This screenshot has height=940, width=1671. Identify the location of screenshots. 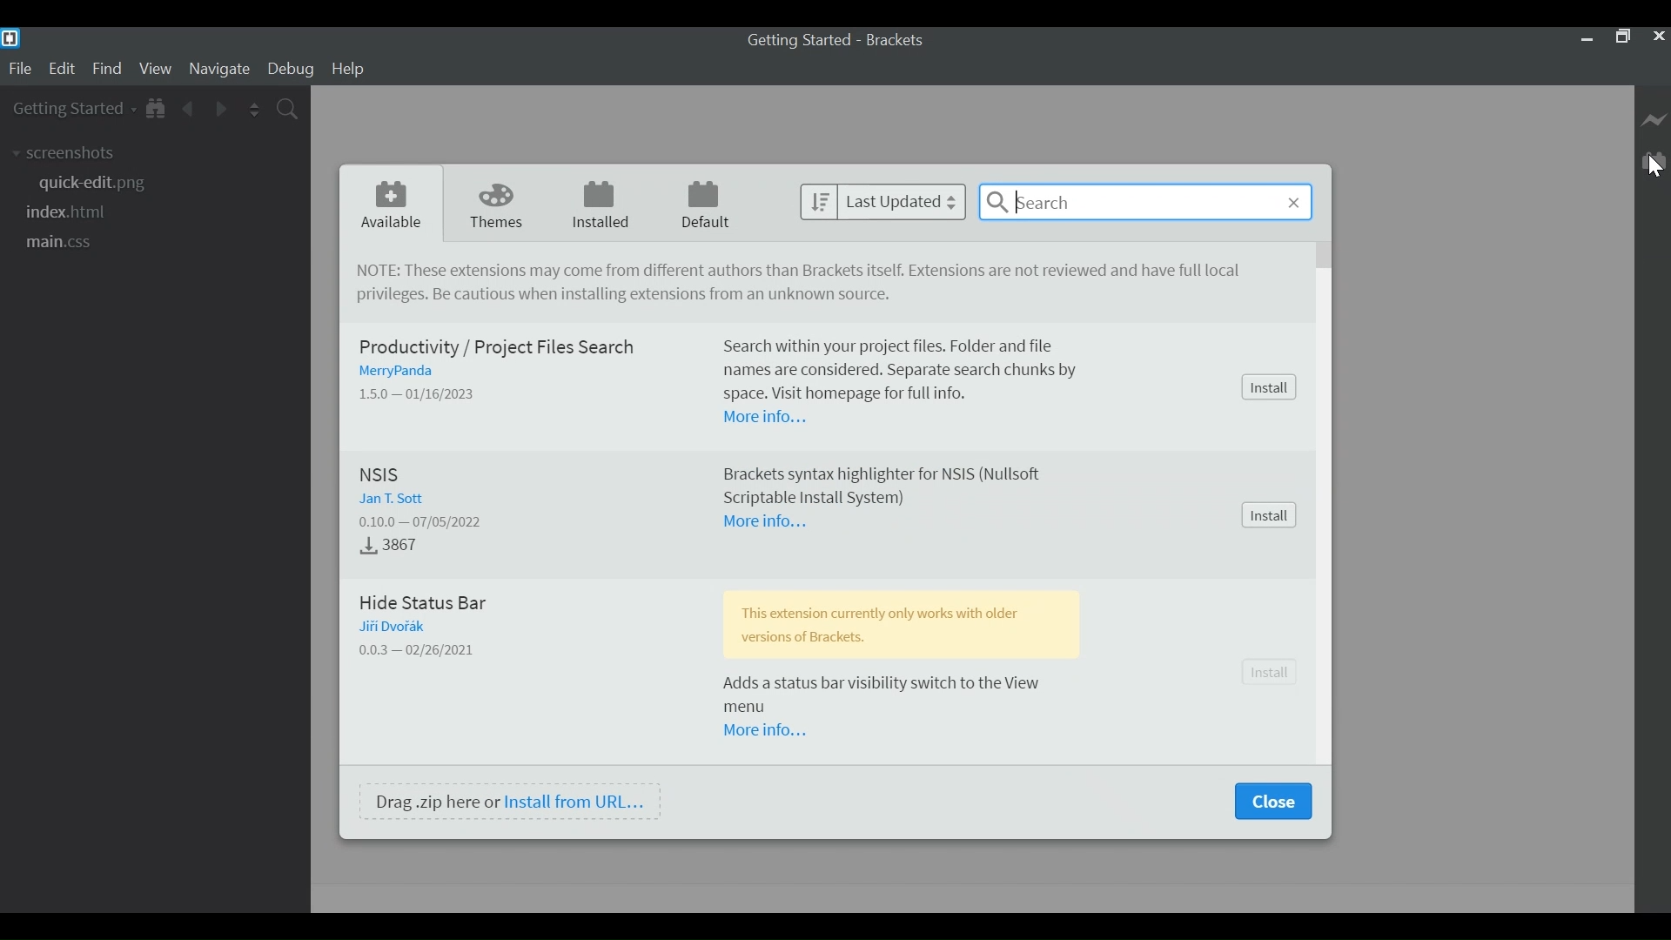
(64, 153).